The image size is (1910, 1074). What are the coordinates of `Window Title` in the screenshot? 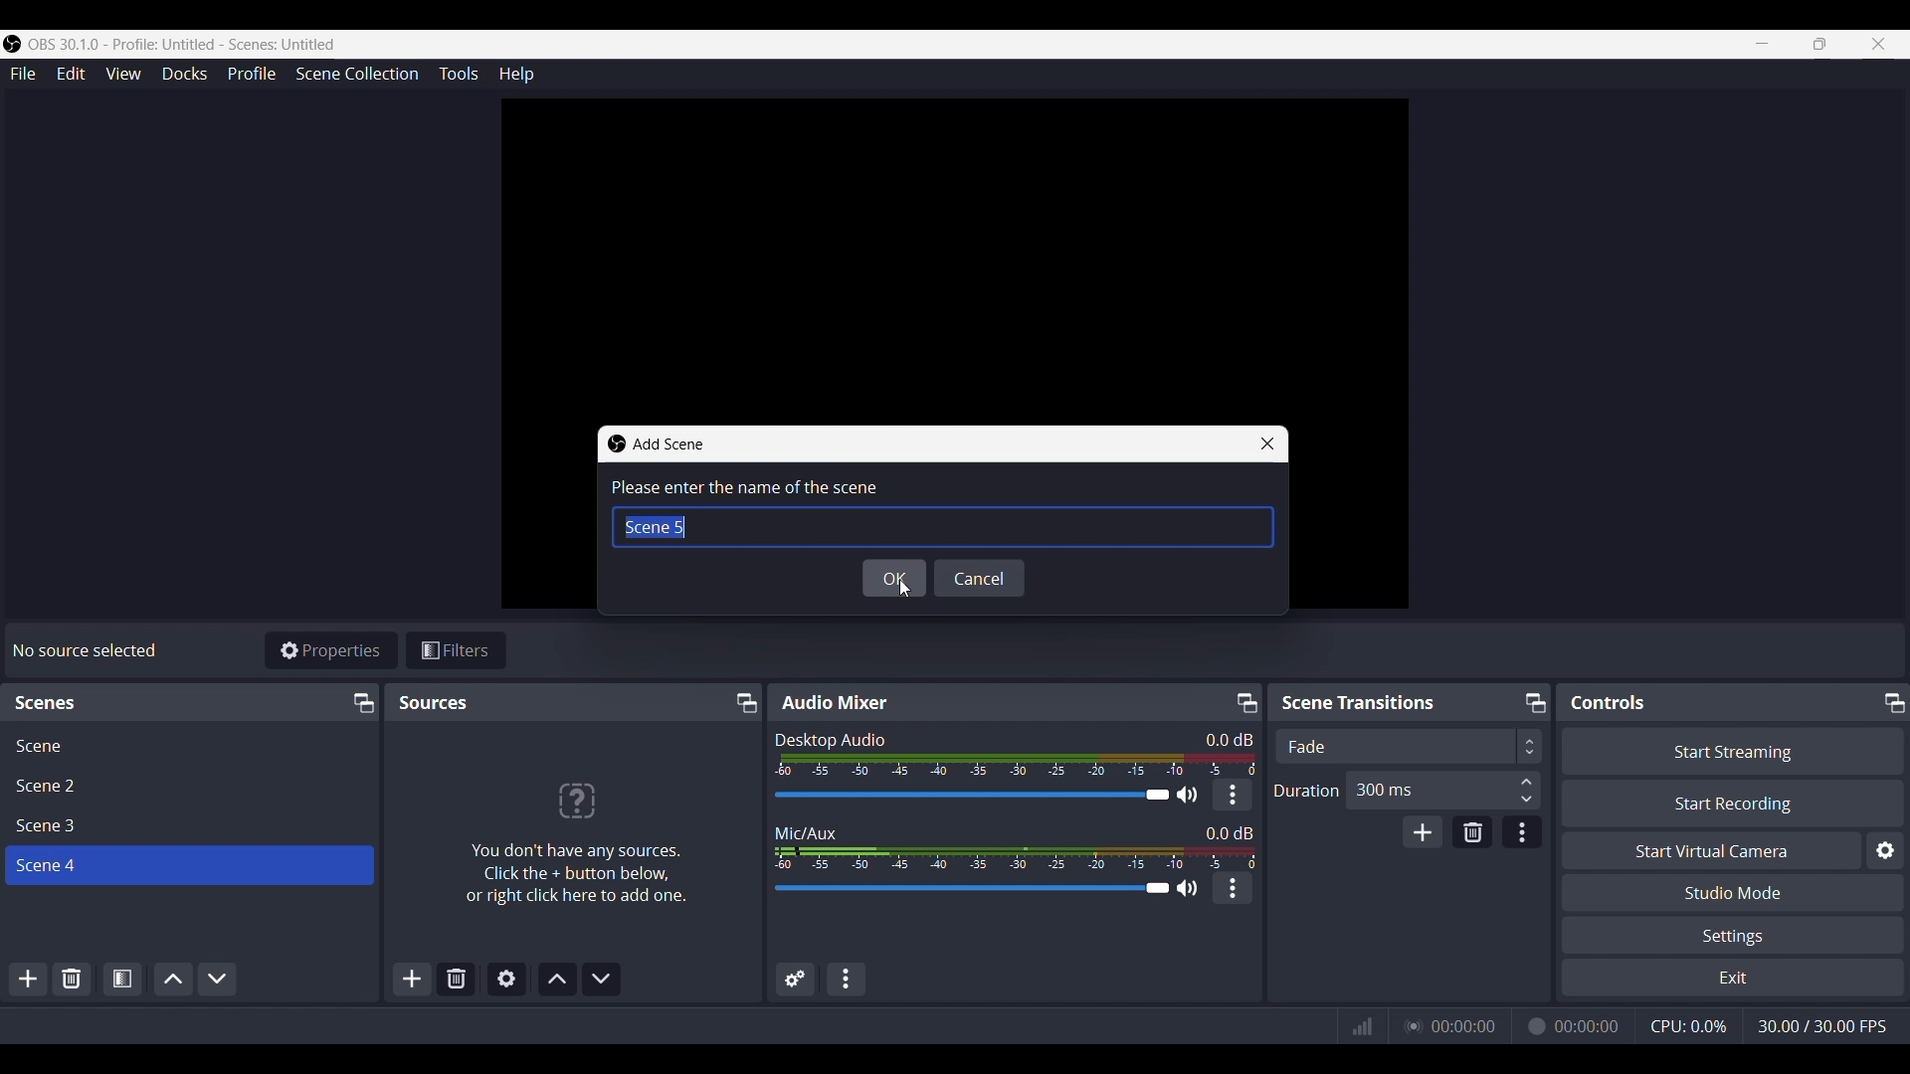 It's located at (171, 45).